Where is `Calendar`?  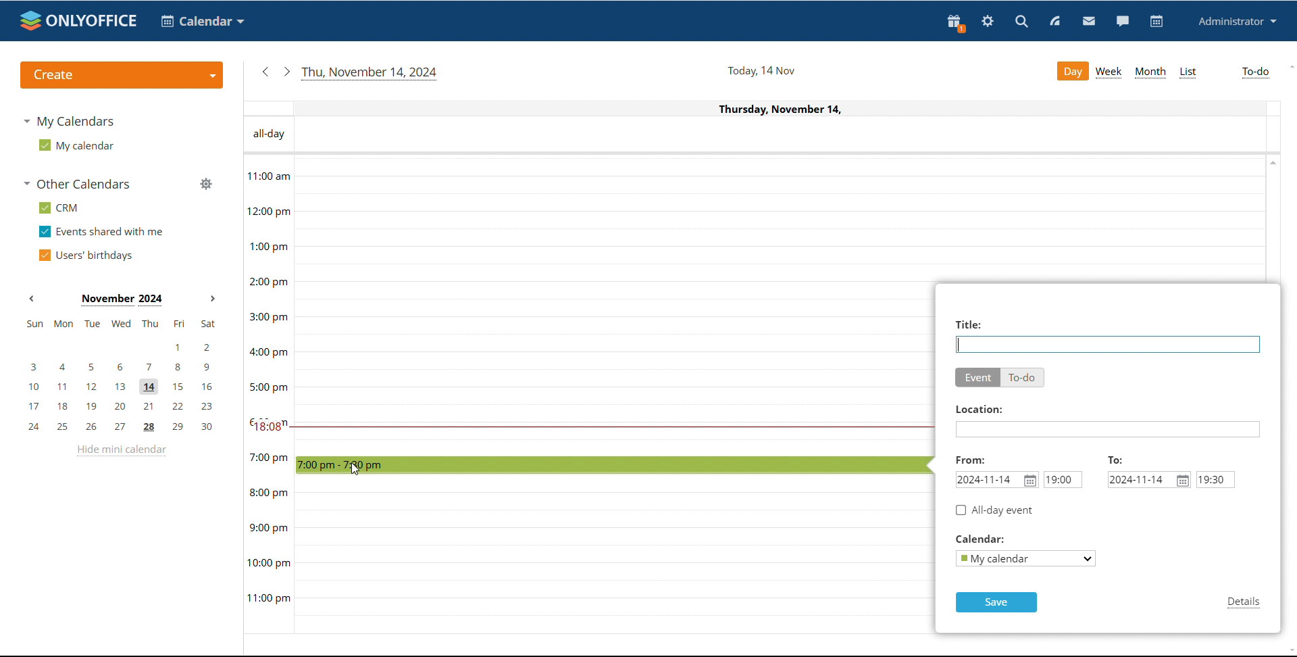 Calendar is located at coordinates (981, 538).